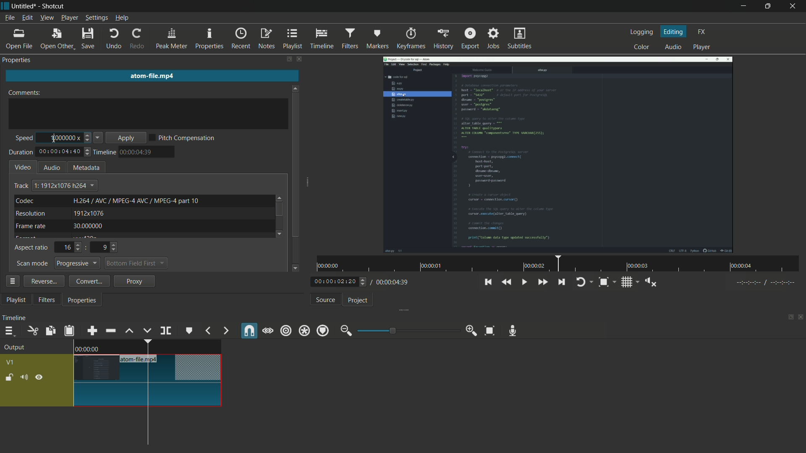 The height and width of the screenshot is (453, 806). Describe the element at coordinates (31, 331) in the screenshot. I see `cut` at that location.